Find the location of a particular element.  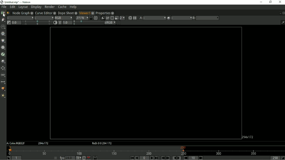

Properties is located at coordinates (103, 13).